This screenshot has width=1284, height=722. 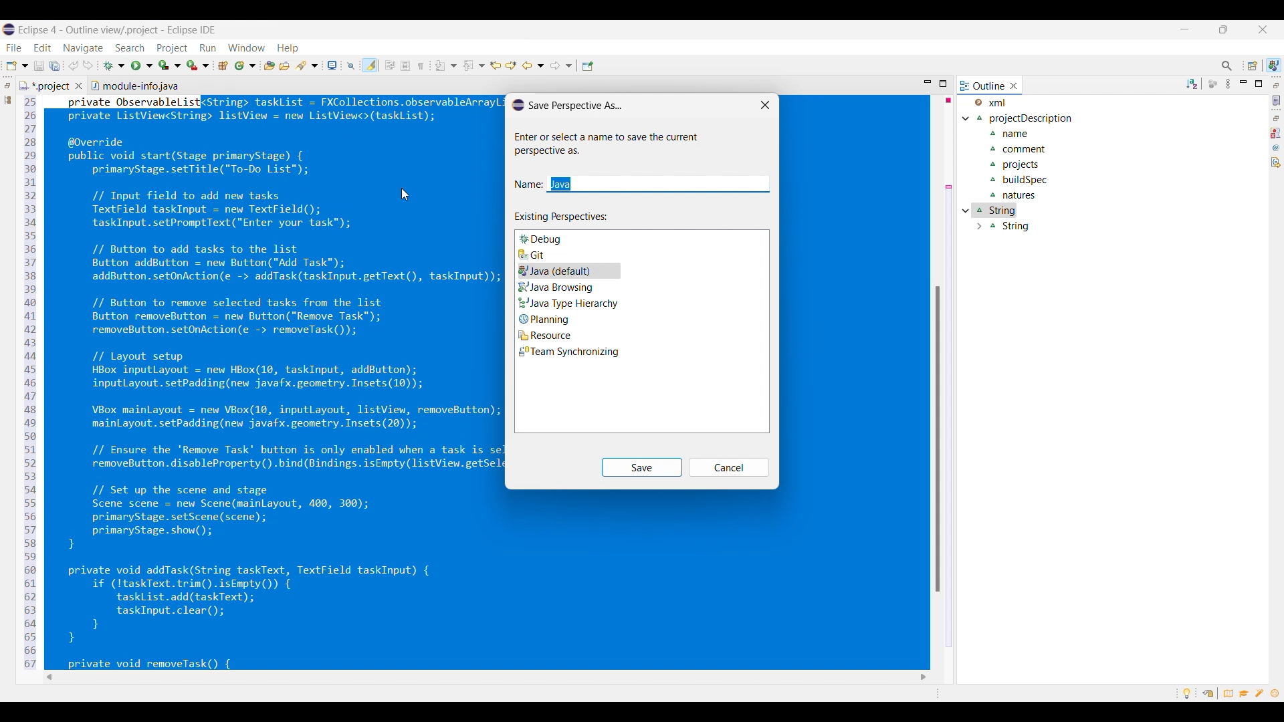 I want to click on Indicates text box for name, so click(x=528, y=185).